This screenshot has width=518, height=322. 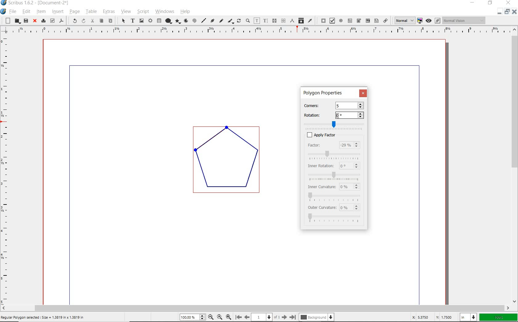 What do you see at coordinates (13, 11) in the screenshot?
I see `file` at bounding box center [13, 11].